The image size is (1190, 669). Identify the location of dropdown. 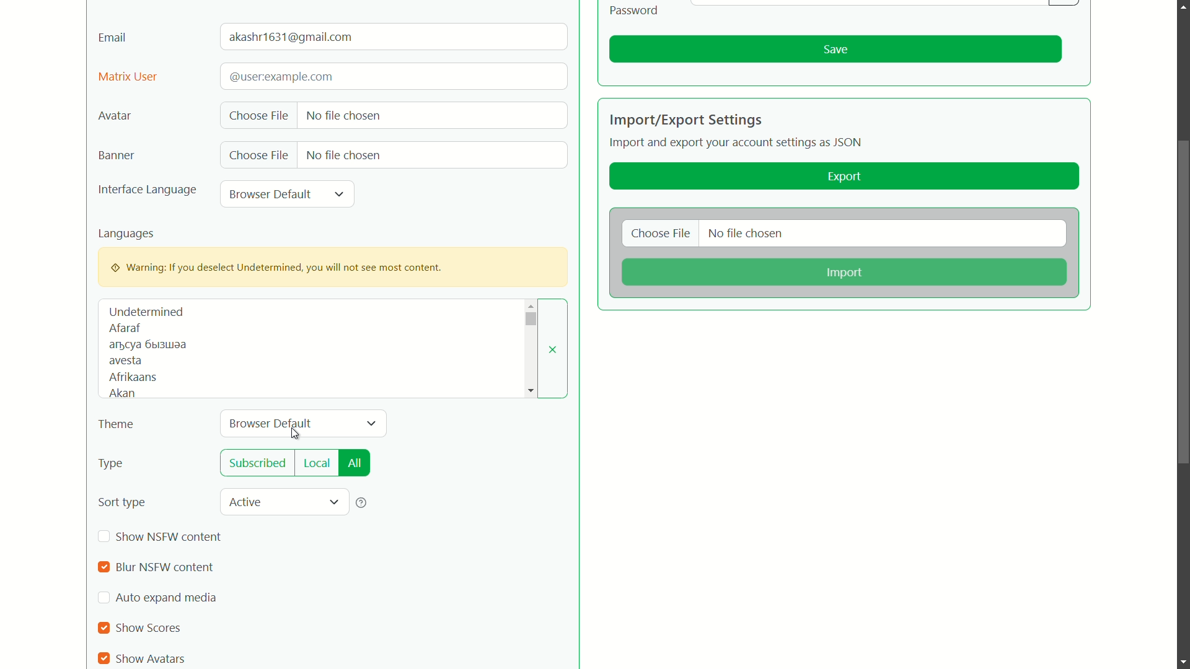
(371, 424).